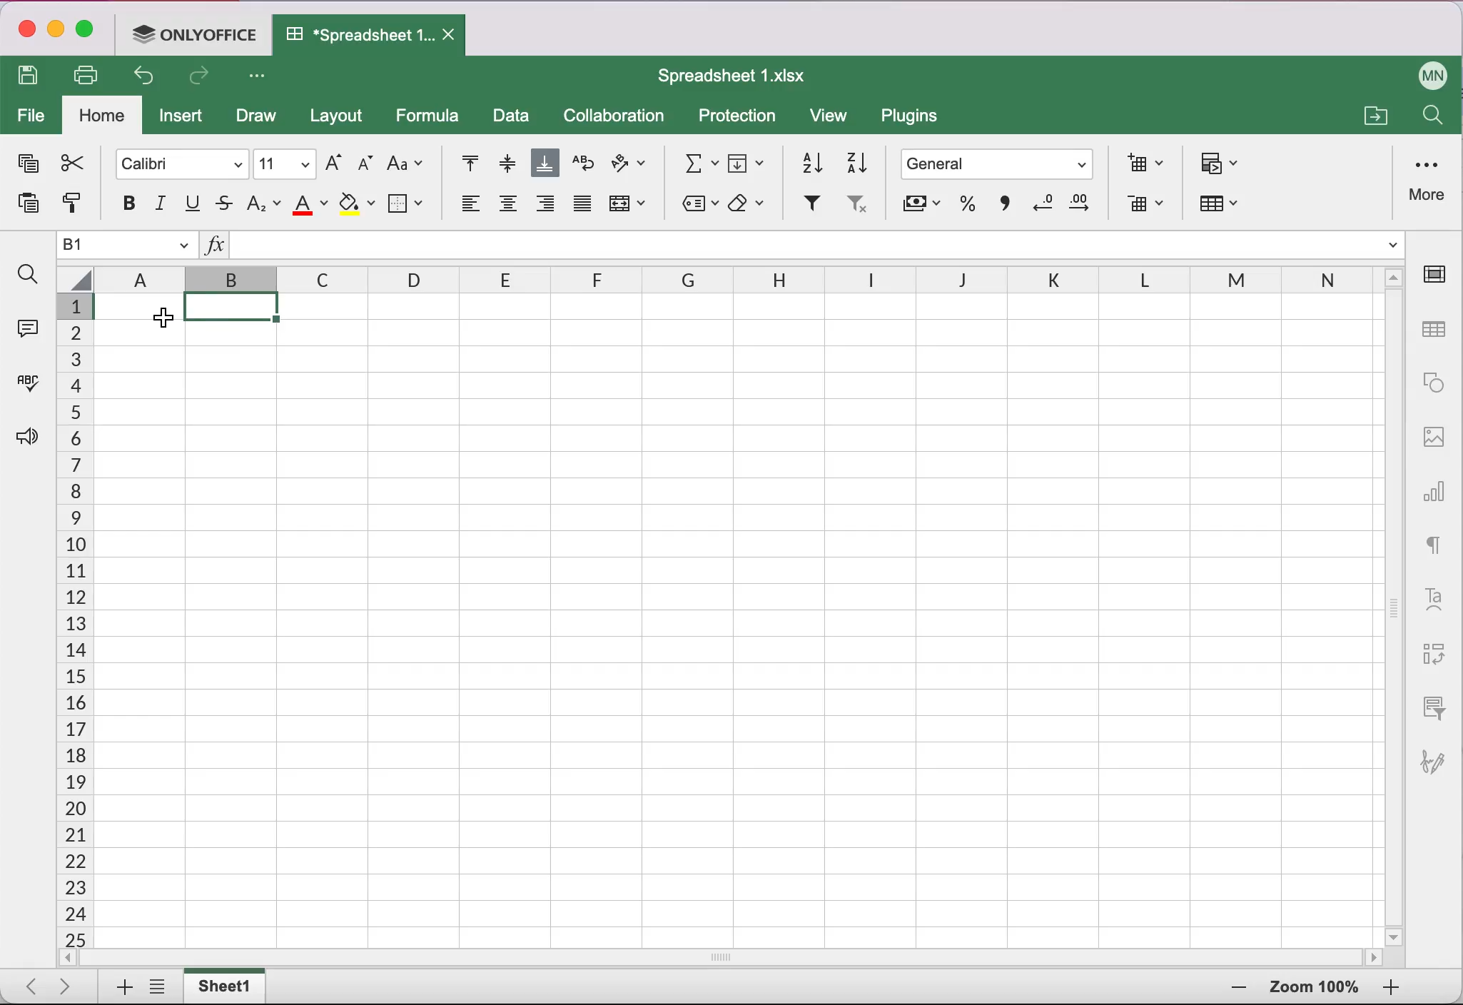  Describe the element at coordinates (148, 79) in the screenshot. I see `undo` at that location.